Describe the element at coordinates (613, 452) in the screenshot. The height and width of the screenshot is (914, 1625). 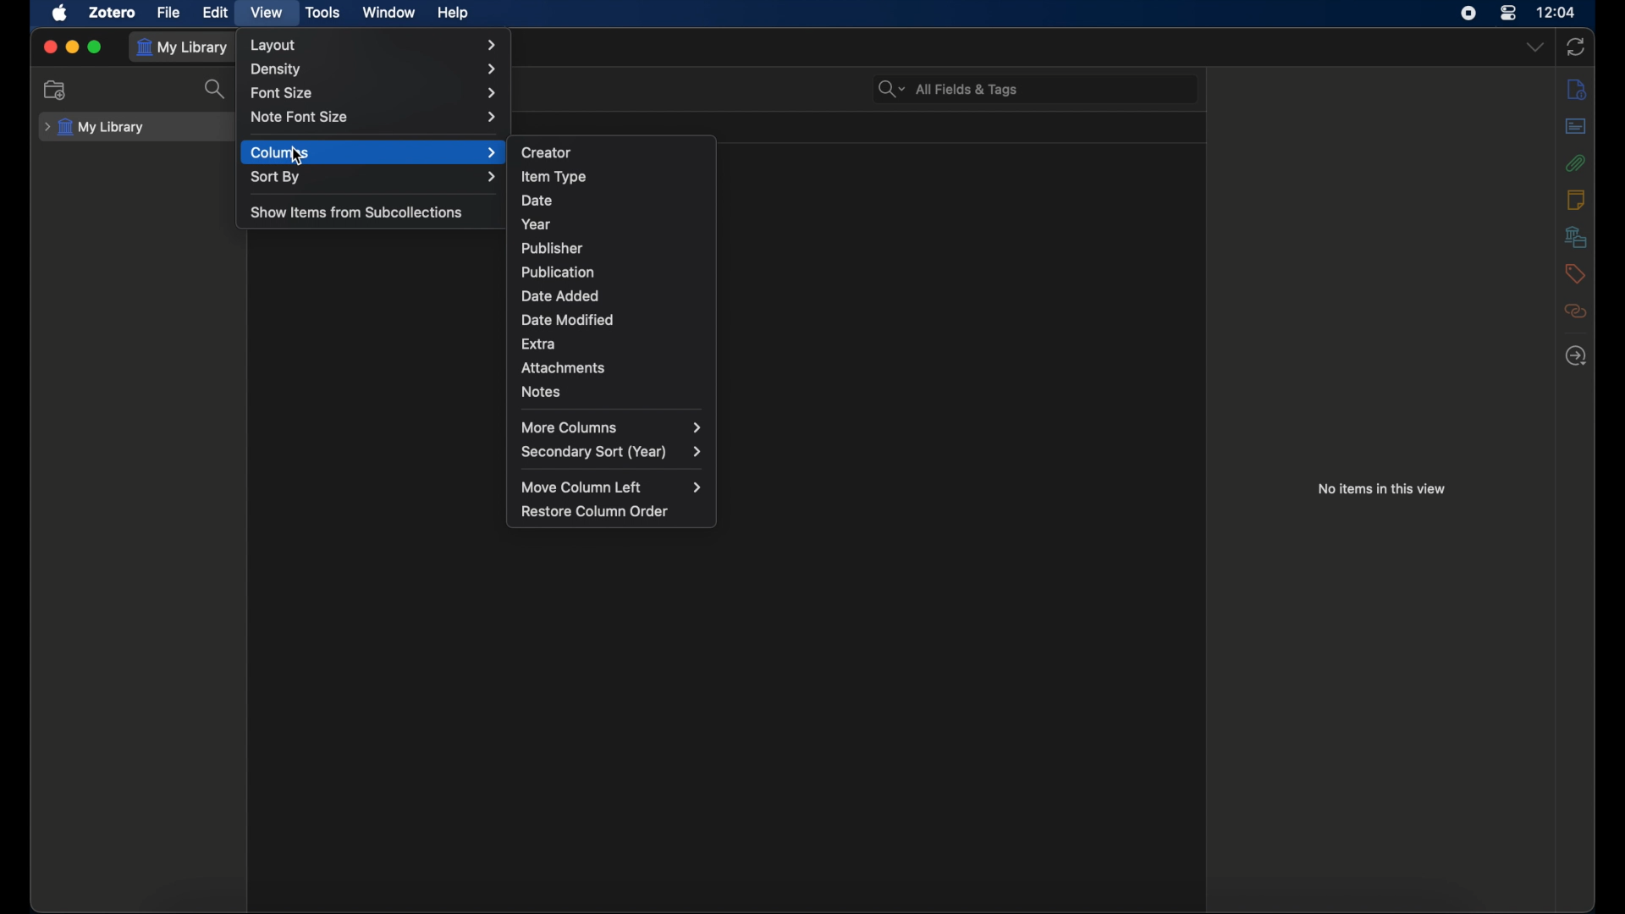
I see `secondary sort` at that location.